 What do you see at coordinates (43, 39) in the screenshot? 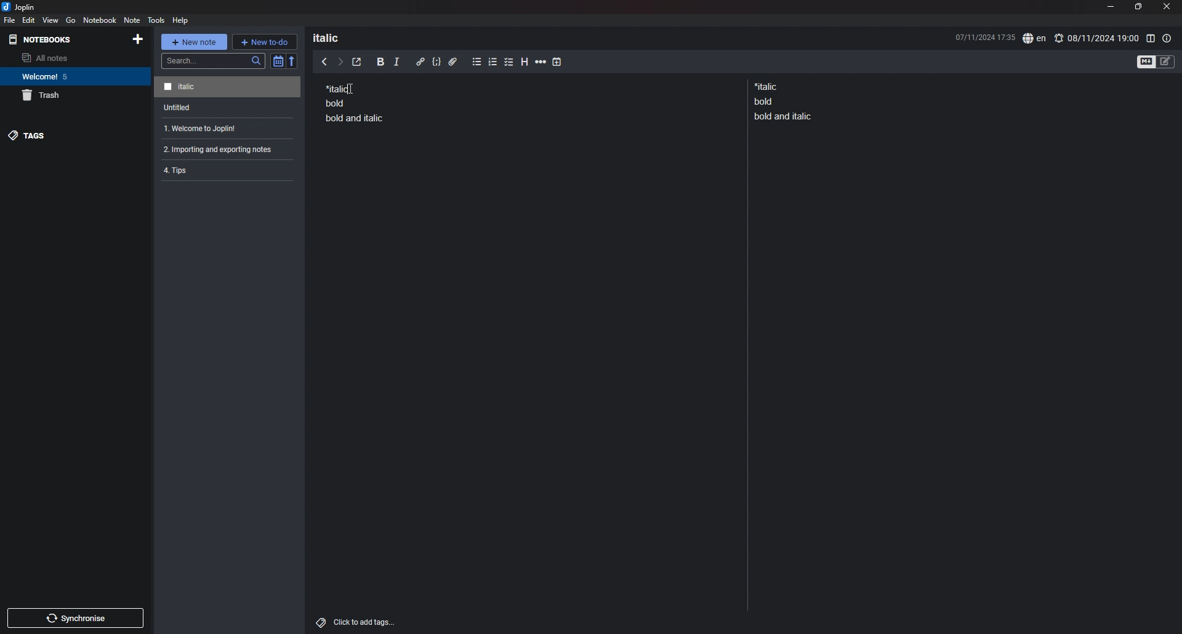
I see `notebooks` at bounding box center [43, 39].